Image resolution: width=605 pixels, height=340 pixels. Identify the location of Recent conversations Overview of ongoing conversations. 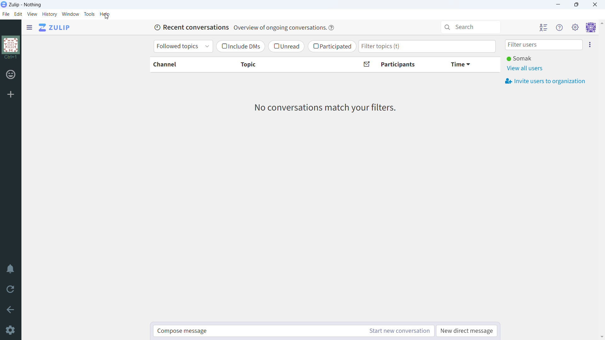
(238, 27).